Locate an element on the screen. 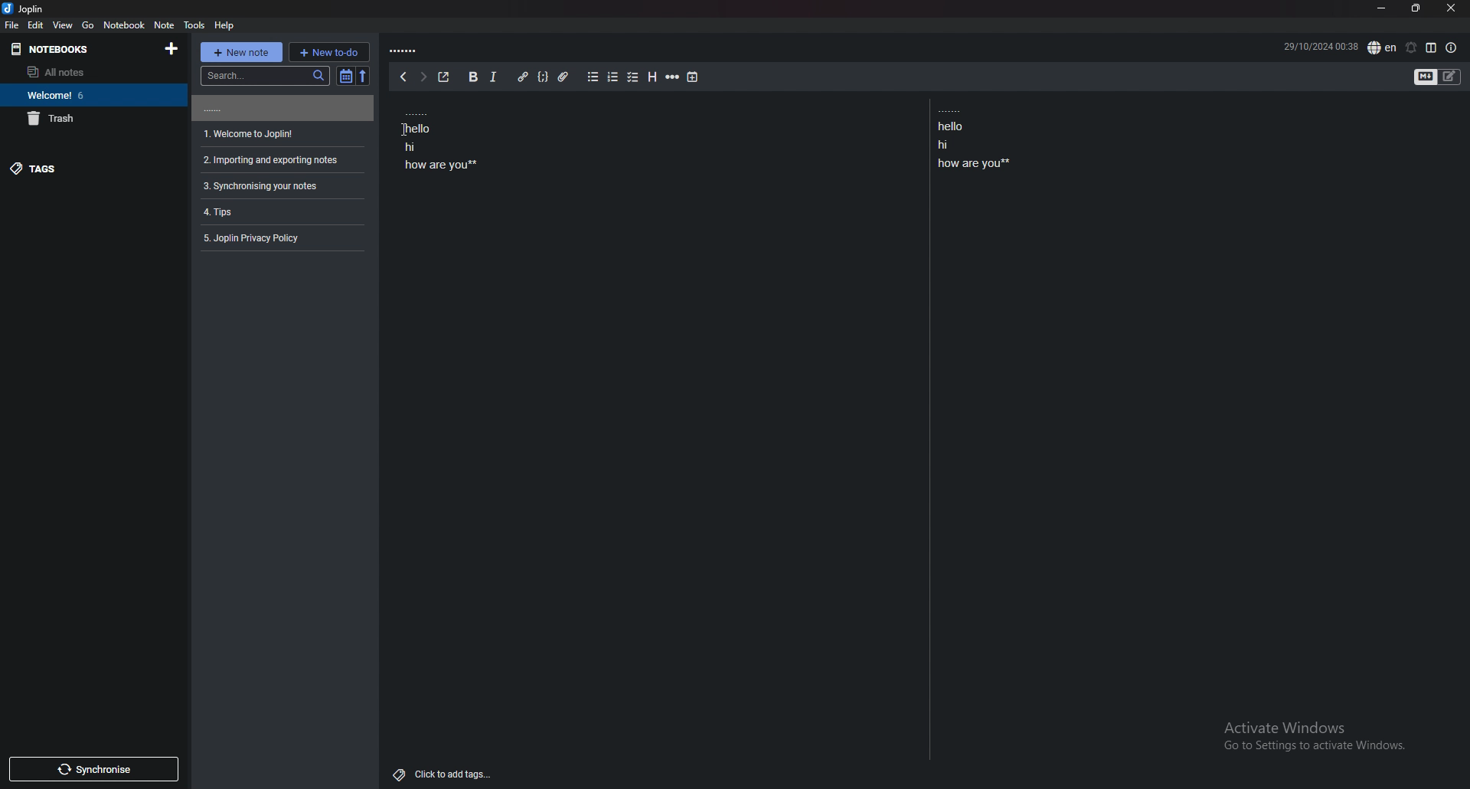 The height and width of the screenshot is (789, 1470). back is located at coordinates (403, 77).